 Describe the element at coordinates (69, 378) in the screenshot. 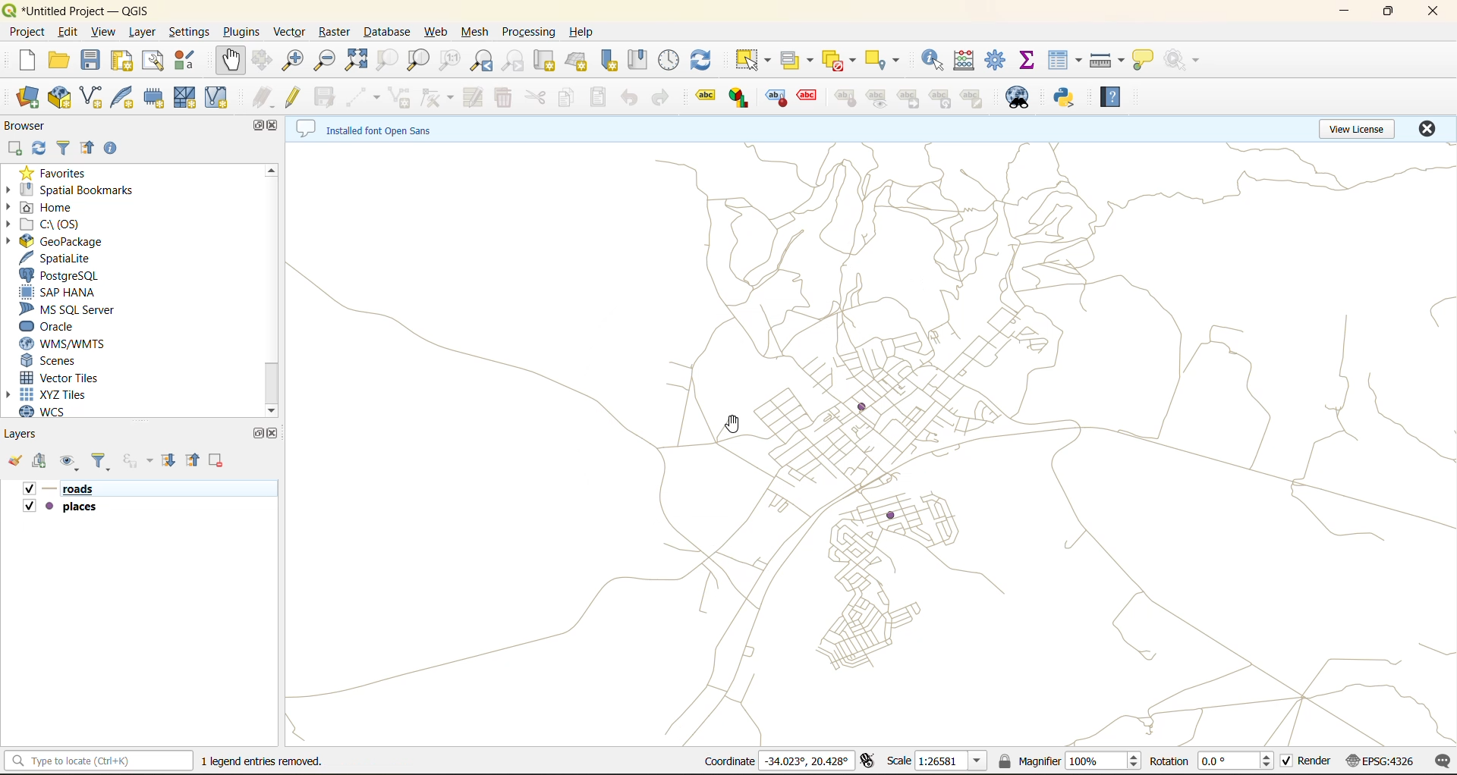

I see `vector tiles` at that location.